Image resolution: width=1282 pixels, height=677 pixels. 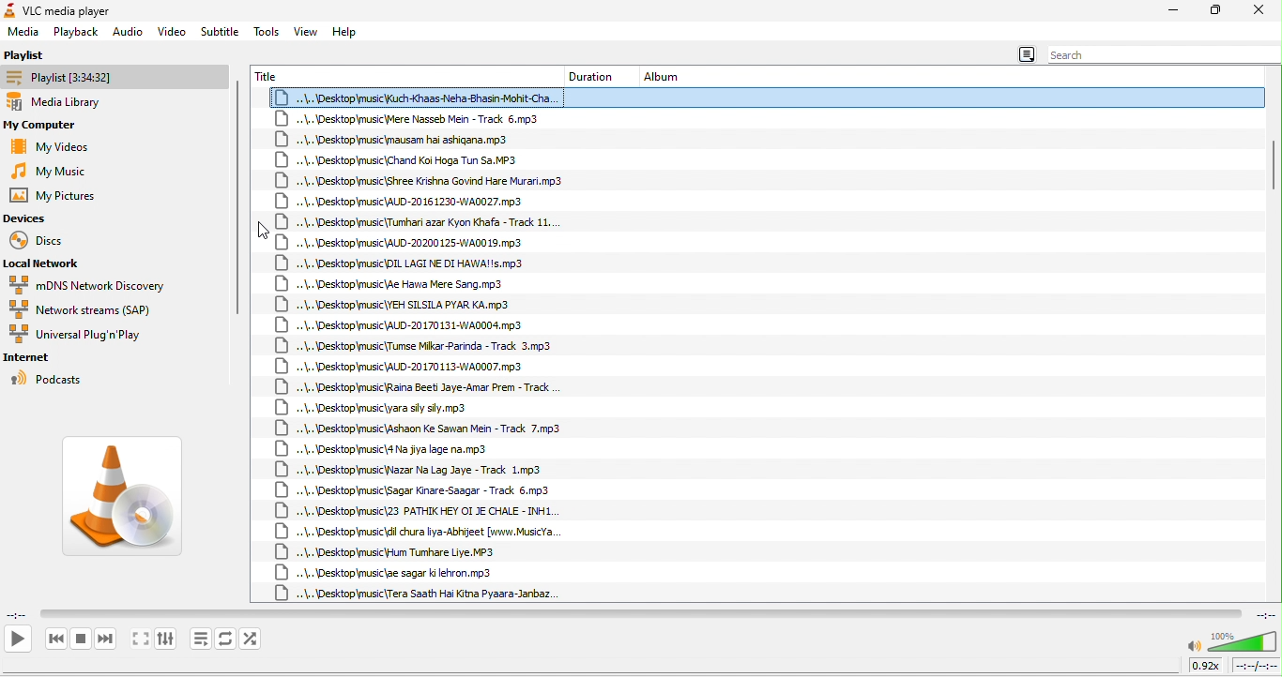 I want to click on stop playback, so click(x=82, y=639).